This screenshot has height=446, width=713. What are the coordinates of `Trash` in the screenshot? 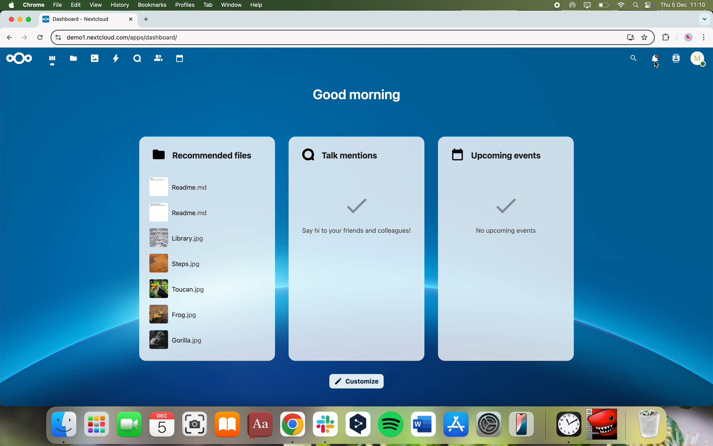 It's located at (650, 425).